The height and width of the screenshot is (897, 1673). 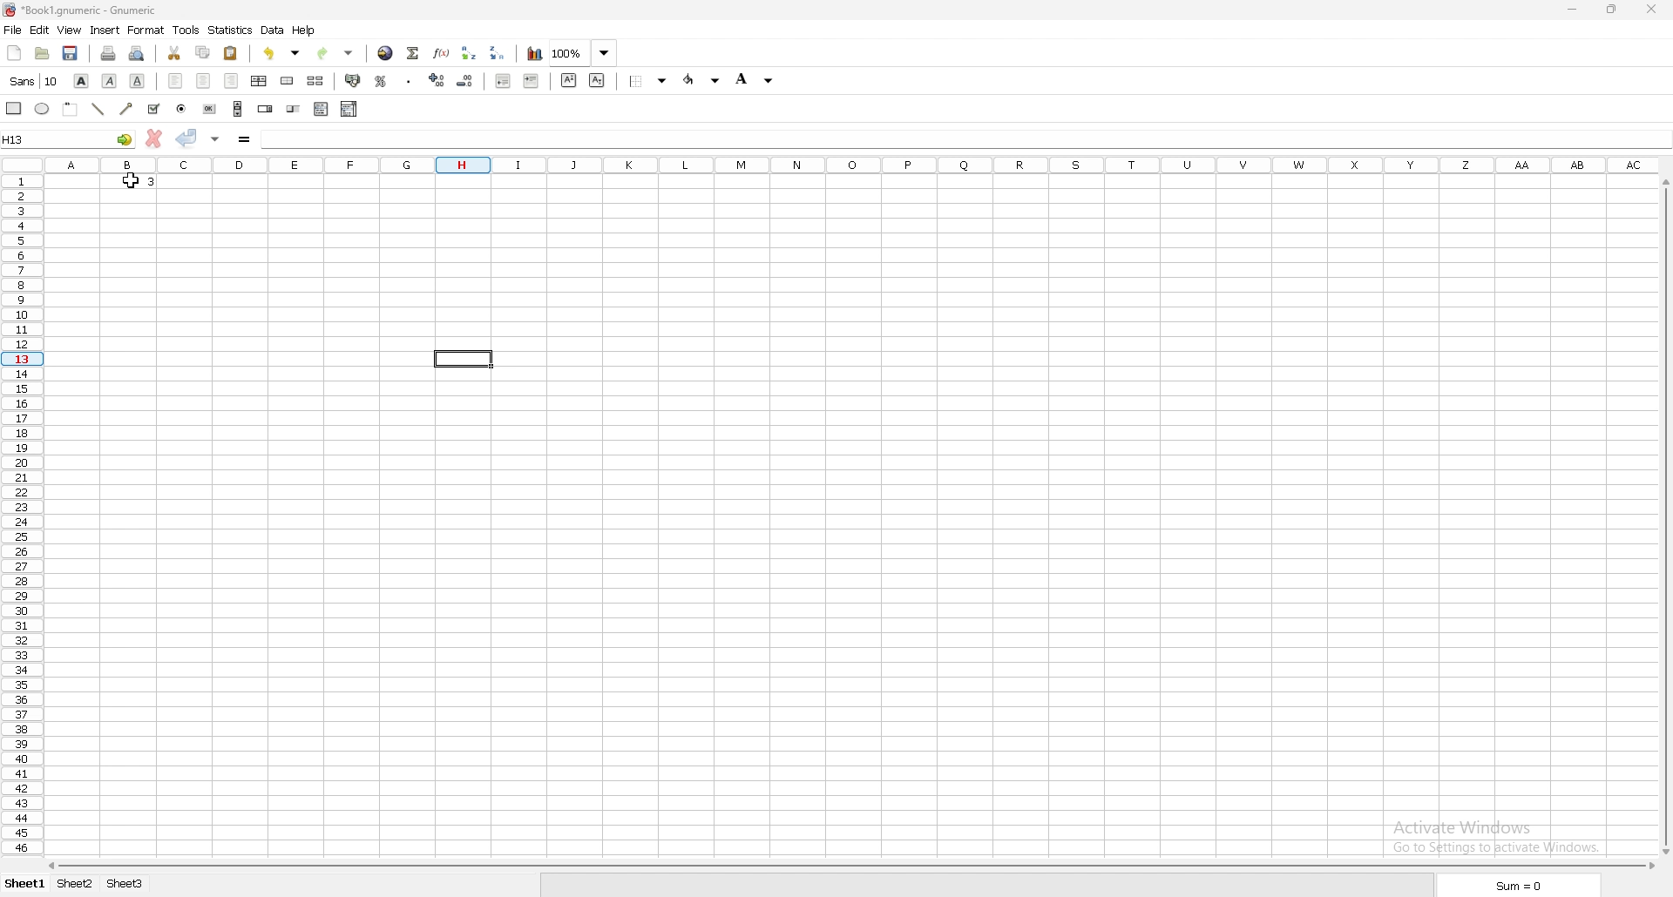 I want to click on edit, so click(x=38, y=30).